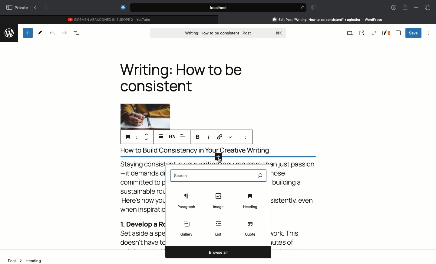  Describe the element at coordinates (122, 7) in the screenshot. I see `Extensions` at that location.